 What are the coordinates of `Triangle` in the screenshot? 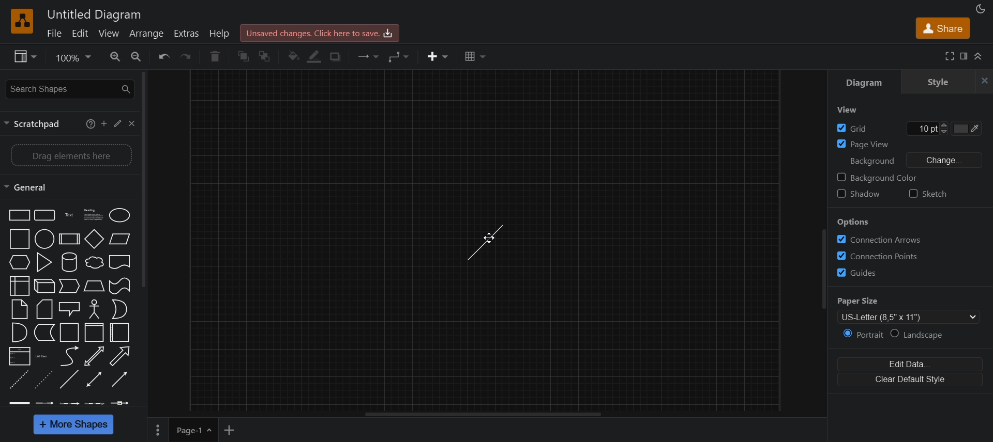 It's located at (42, 262).